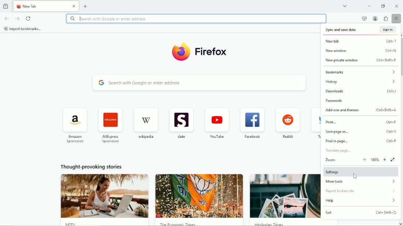  What do you see at coordinates (360, 172) in the screenshot?
I see `settings` at bounding box center [360, 172].